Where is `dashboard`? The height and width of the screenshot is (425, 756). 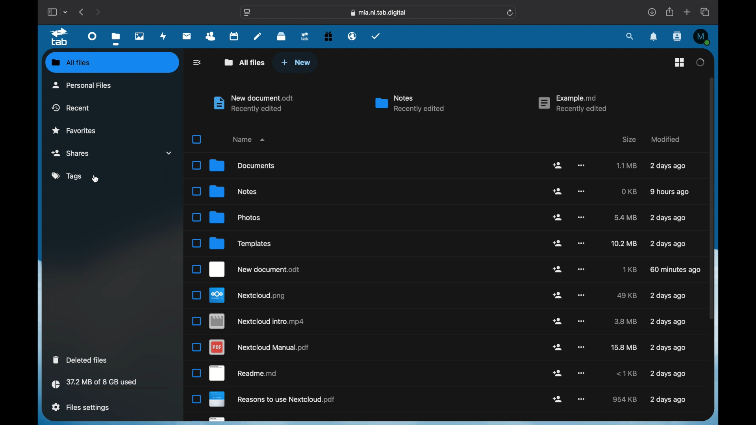
dashboard is located at coordinates (92, 36).